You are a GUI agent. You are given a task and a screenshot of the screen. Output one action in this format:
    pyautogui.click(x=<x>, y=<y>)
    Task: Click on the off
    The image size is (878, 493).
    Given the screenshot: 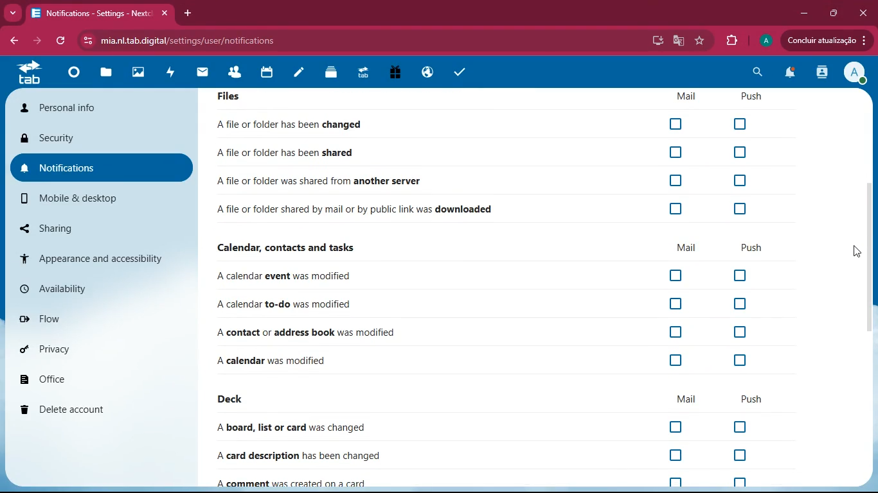 What is the action you would take?
    pyautogui.click(x=677, y=429)
    